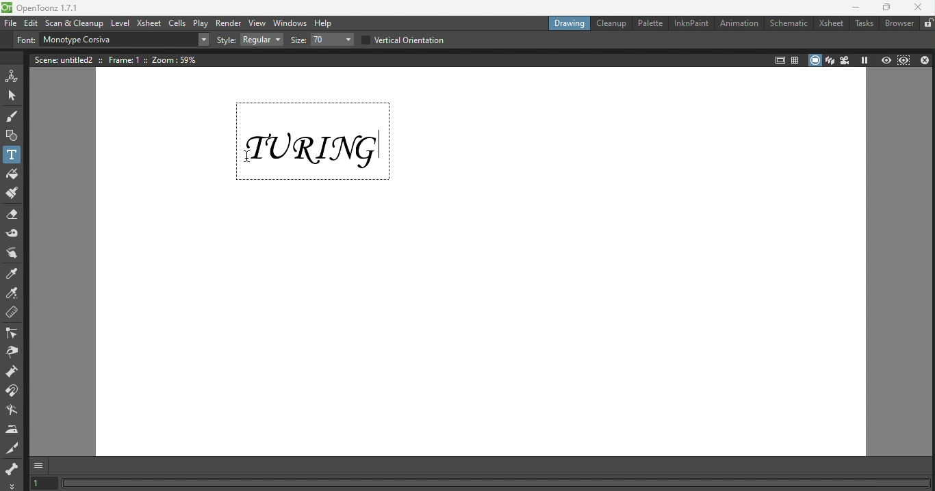 The width and height of the screenshot is (935, 491). I want to click on Edit, so click(32, 23).